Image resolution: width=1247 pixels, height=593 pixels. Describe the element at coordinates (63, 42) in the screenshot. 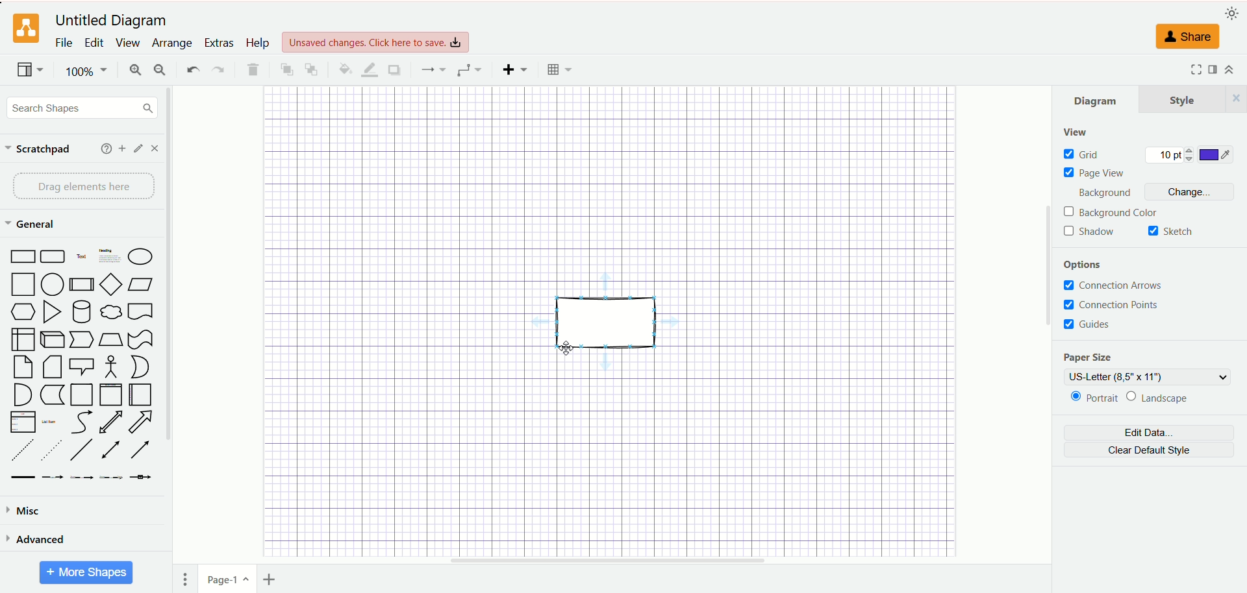

I see `file` at that location.